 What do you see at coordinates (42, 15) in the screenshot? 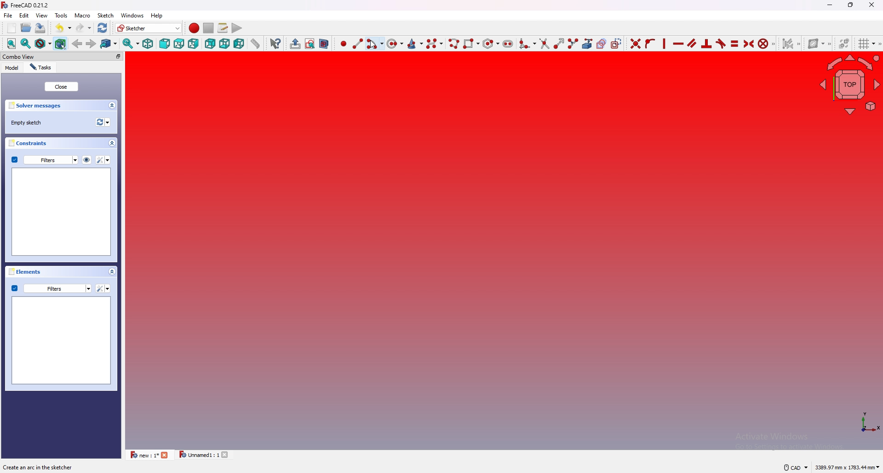
I see `view` at bounding box center [42, 15].